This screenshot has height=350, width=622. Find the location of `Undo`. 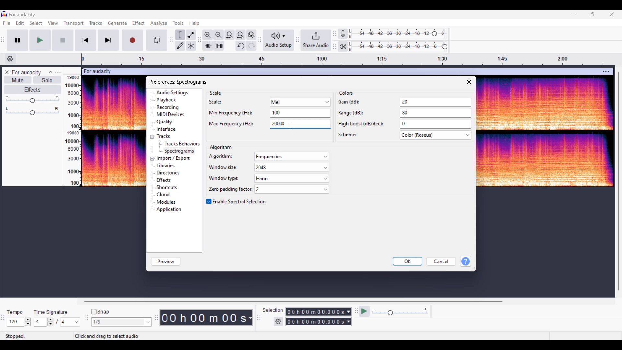

Undo is located at coordinates (240, 46).